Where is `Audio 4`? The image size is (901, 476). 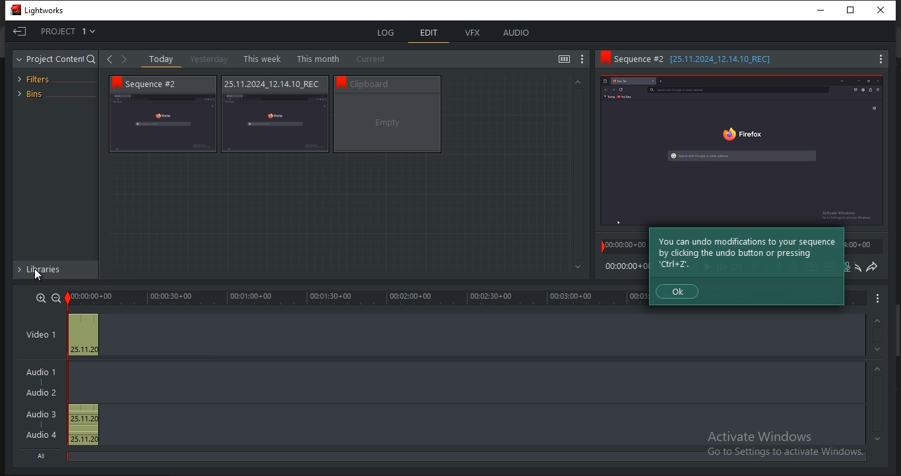 Audio 4 is located at coordinates (43, 435).